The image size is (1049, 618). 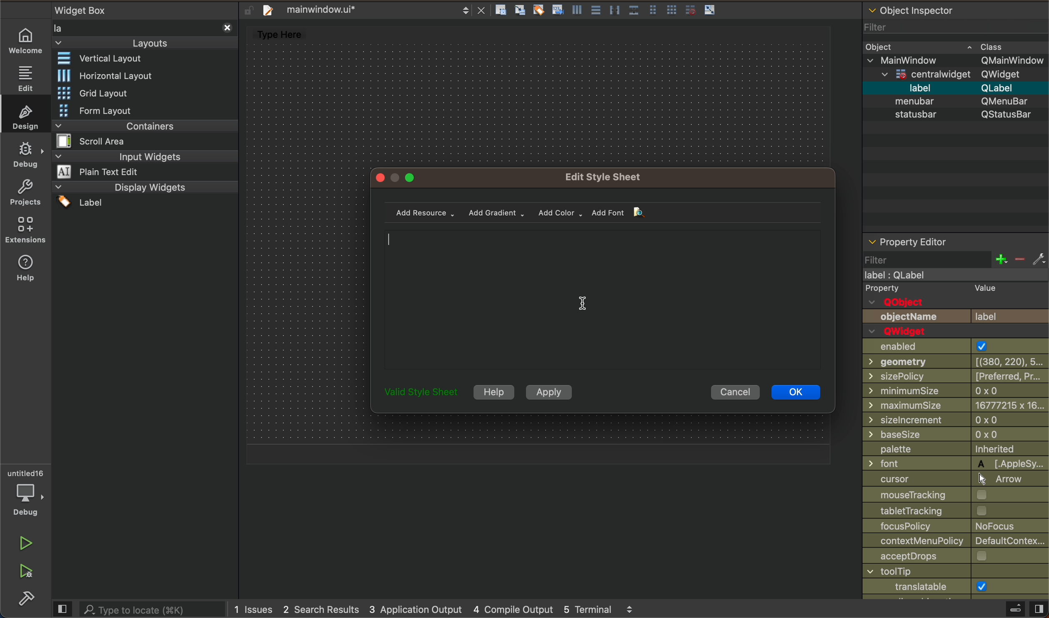 What do you see at coordinates (932, 239) in the screenshot?
I see `property editor` at bounding box center [932, 239].